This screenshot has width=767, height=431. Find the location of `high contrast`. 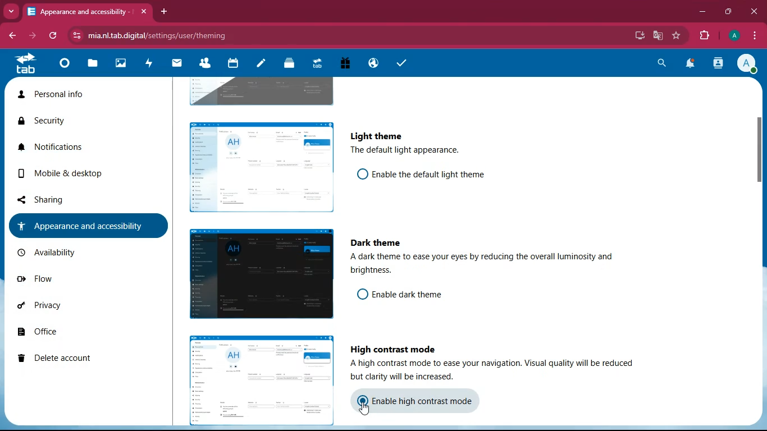

high contrast is located at coordinates (394, 347).